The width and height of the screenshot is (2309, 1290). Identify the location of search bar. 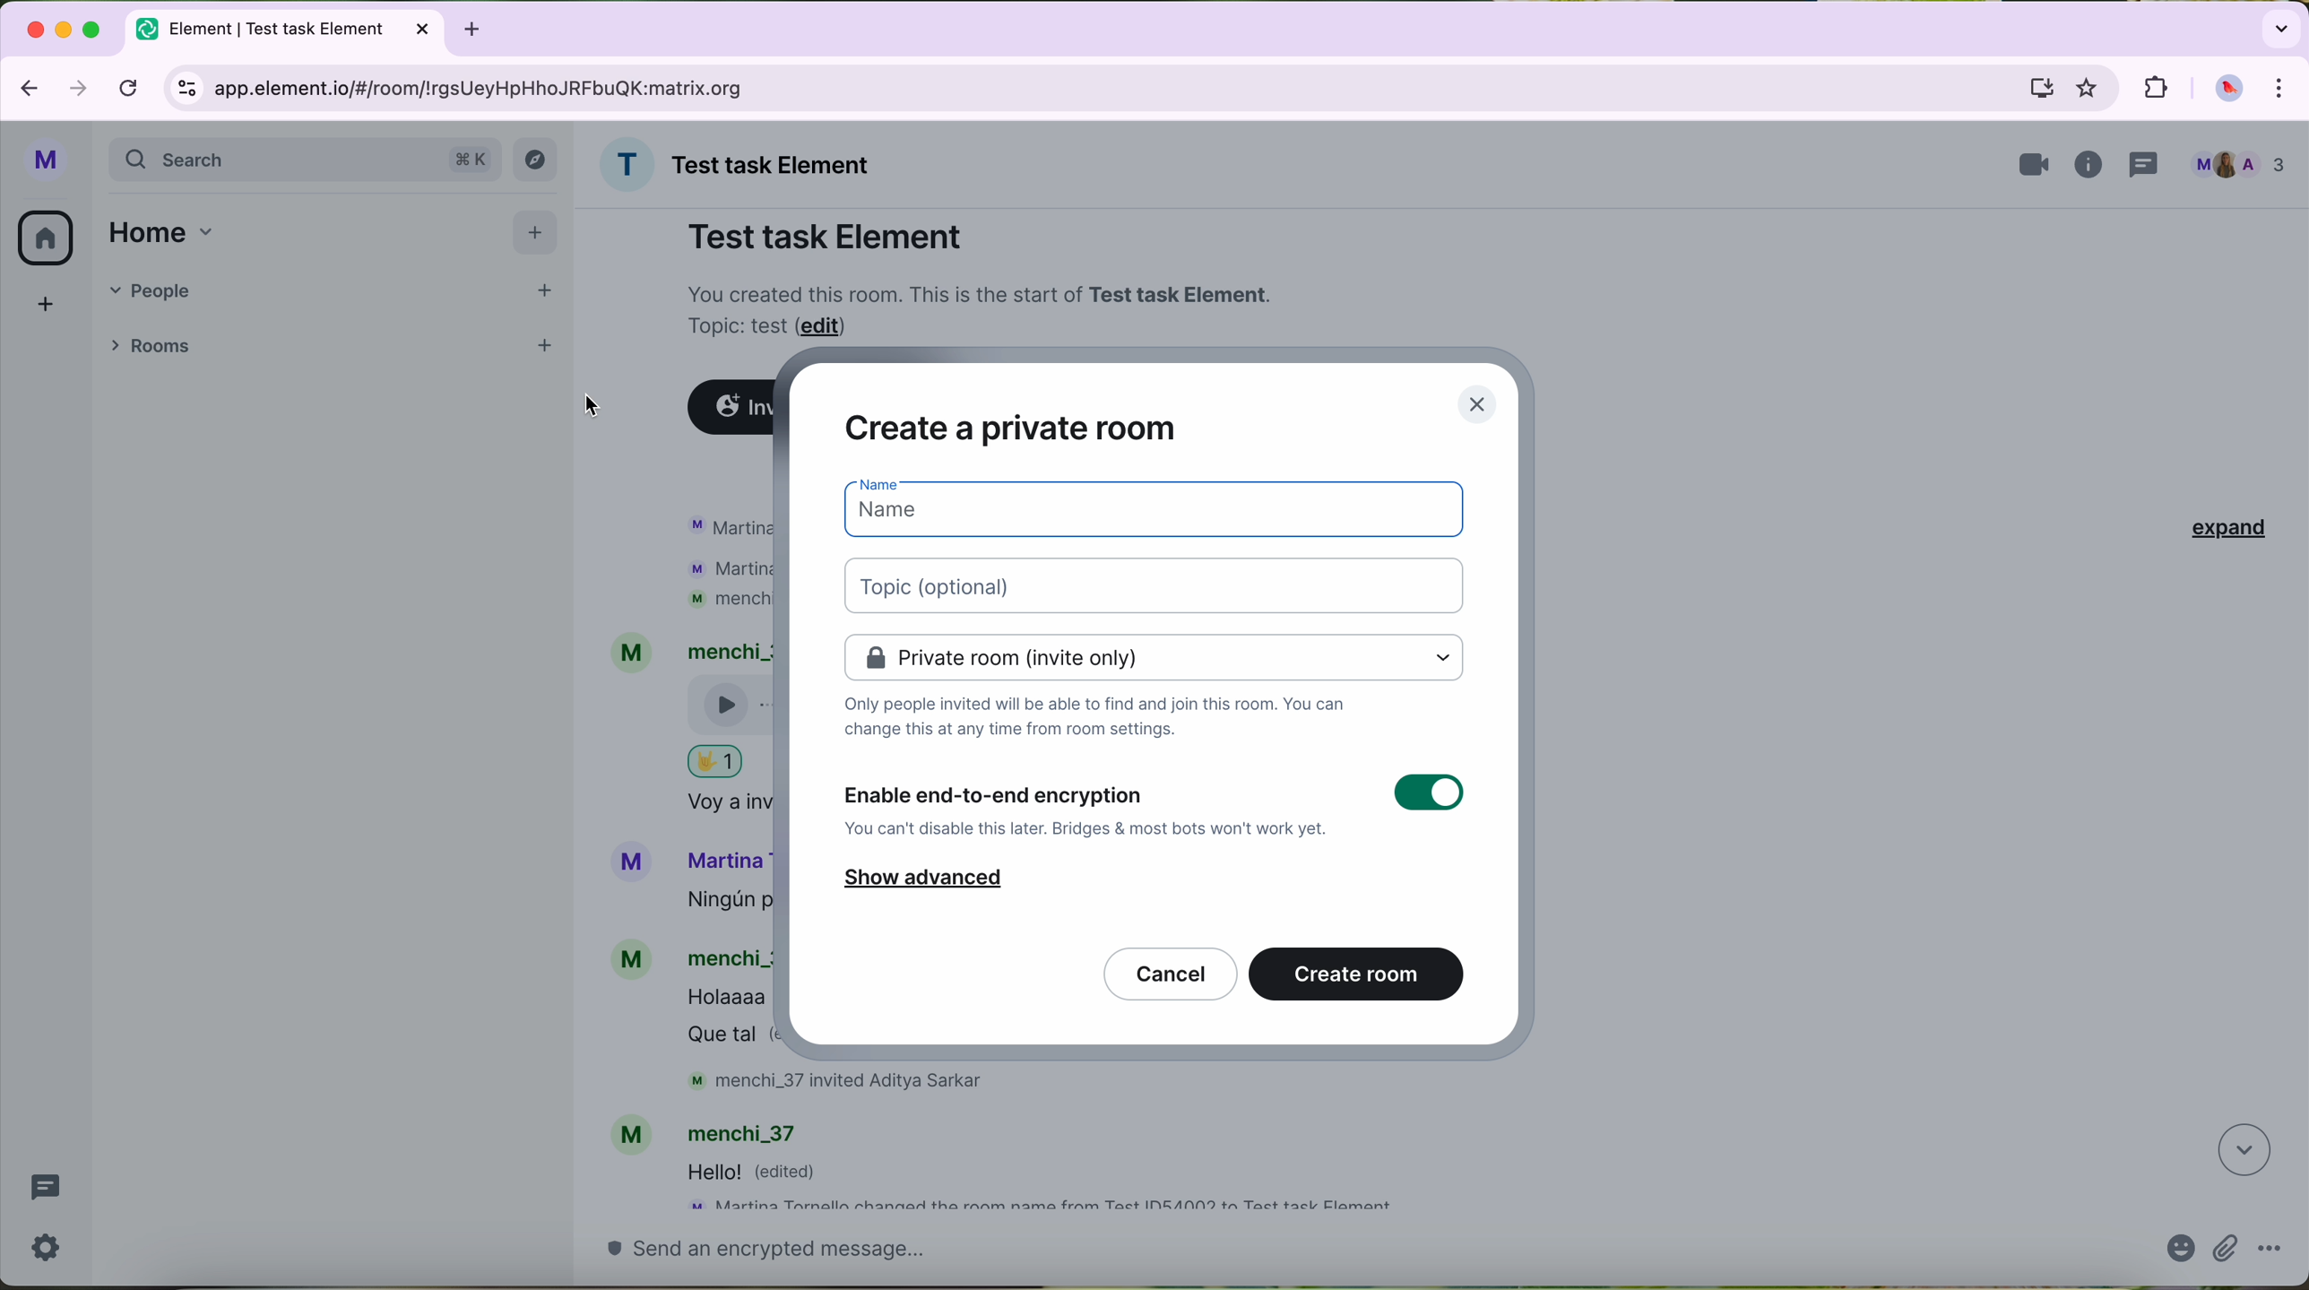
(306, 161).